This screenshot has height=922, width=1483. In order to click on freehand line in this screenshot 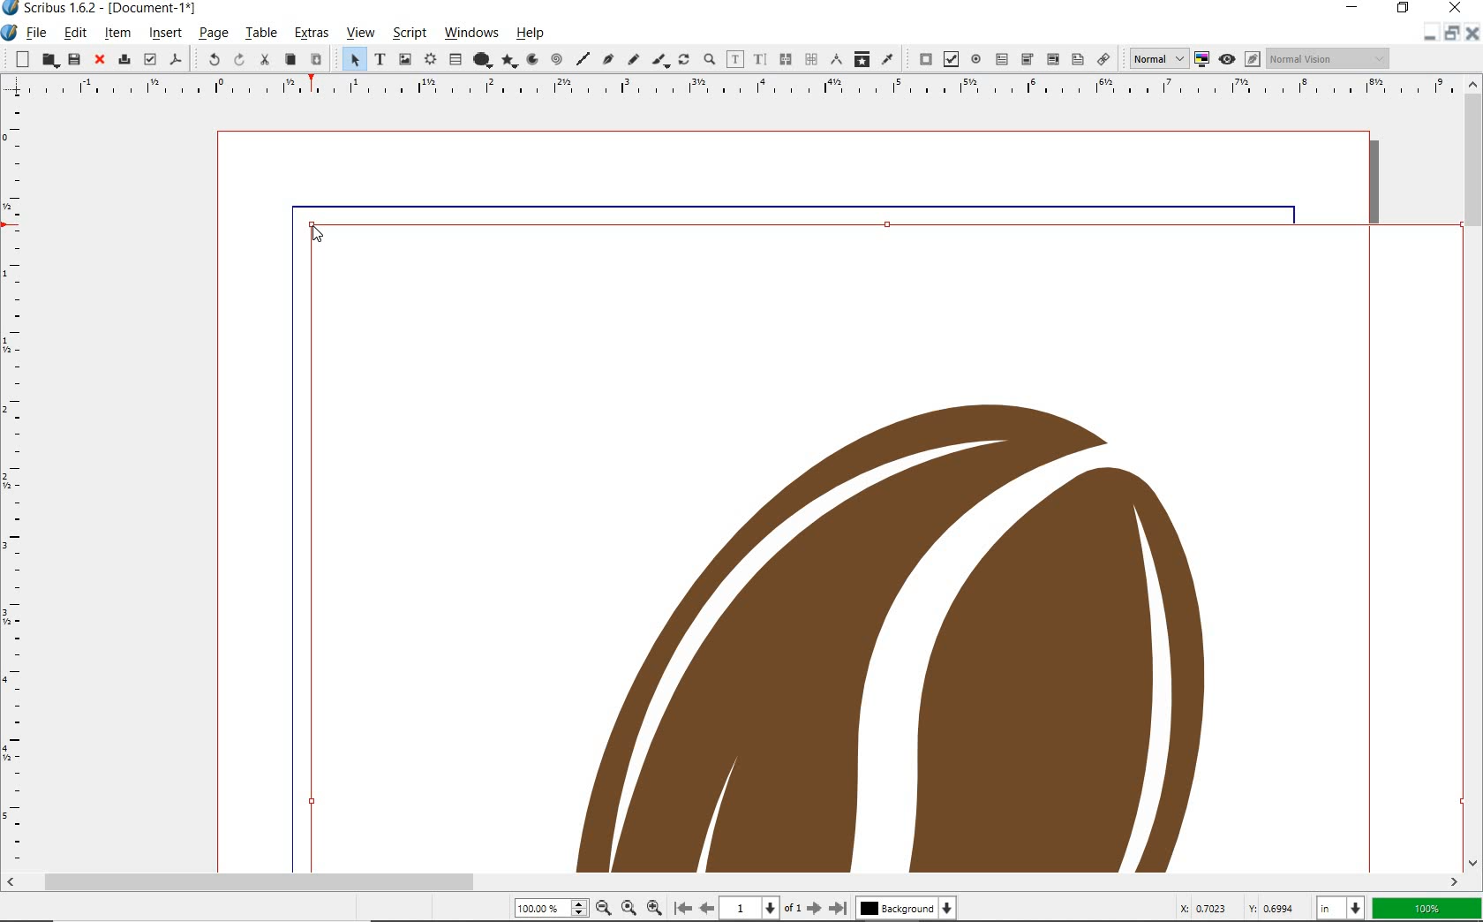, I will do `click(632, 58)`.